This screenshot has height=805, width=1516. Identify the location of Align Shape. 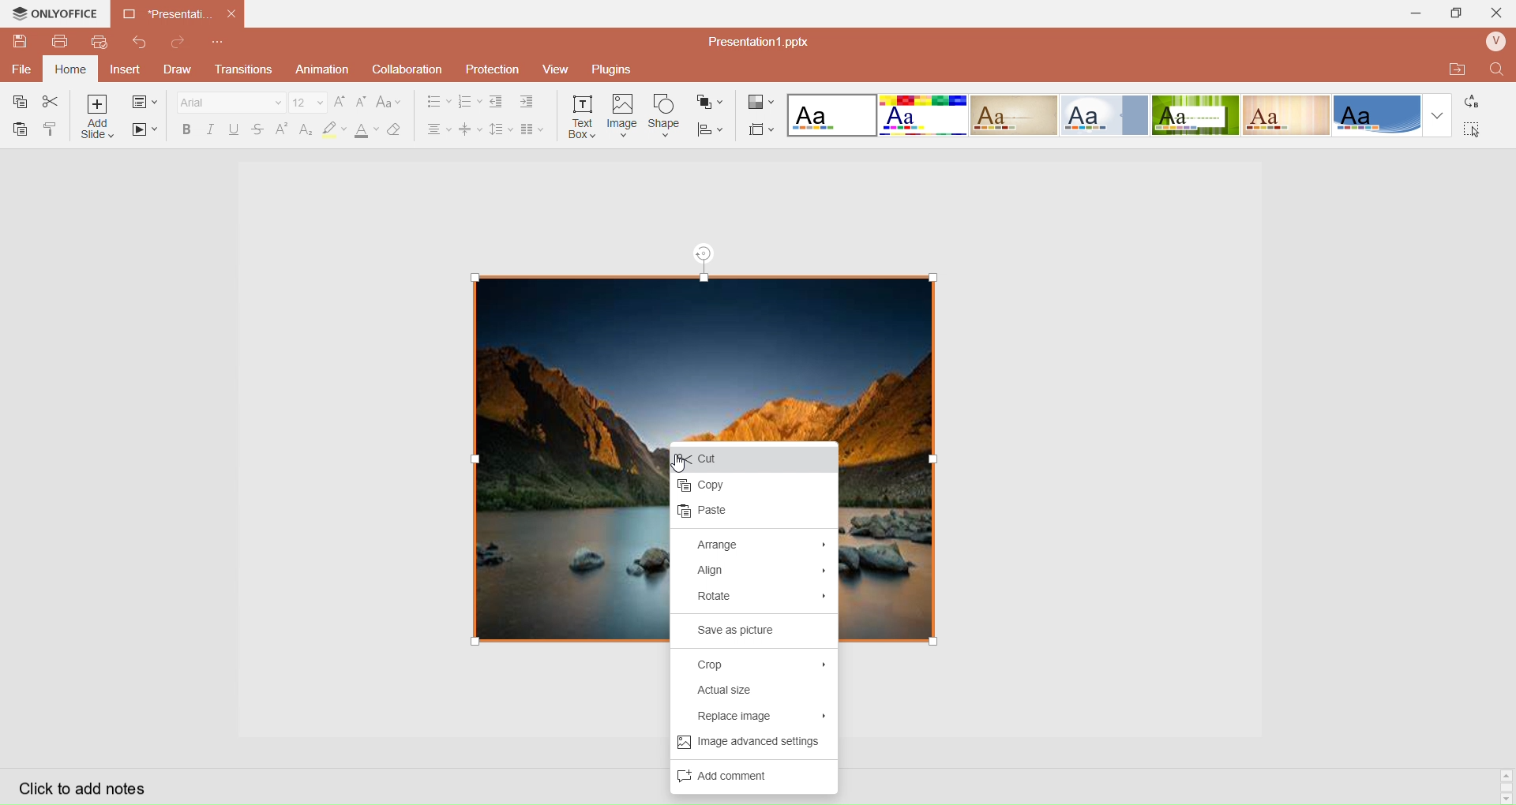
(711, 129).